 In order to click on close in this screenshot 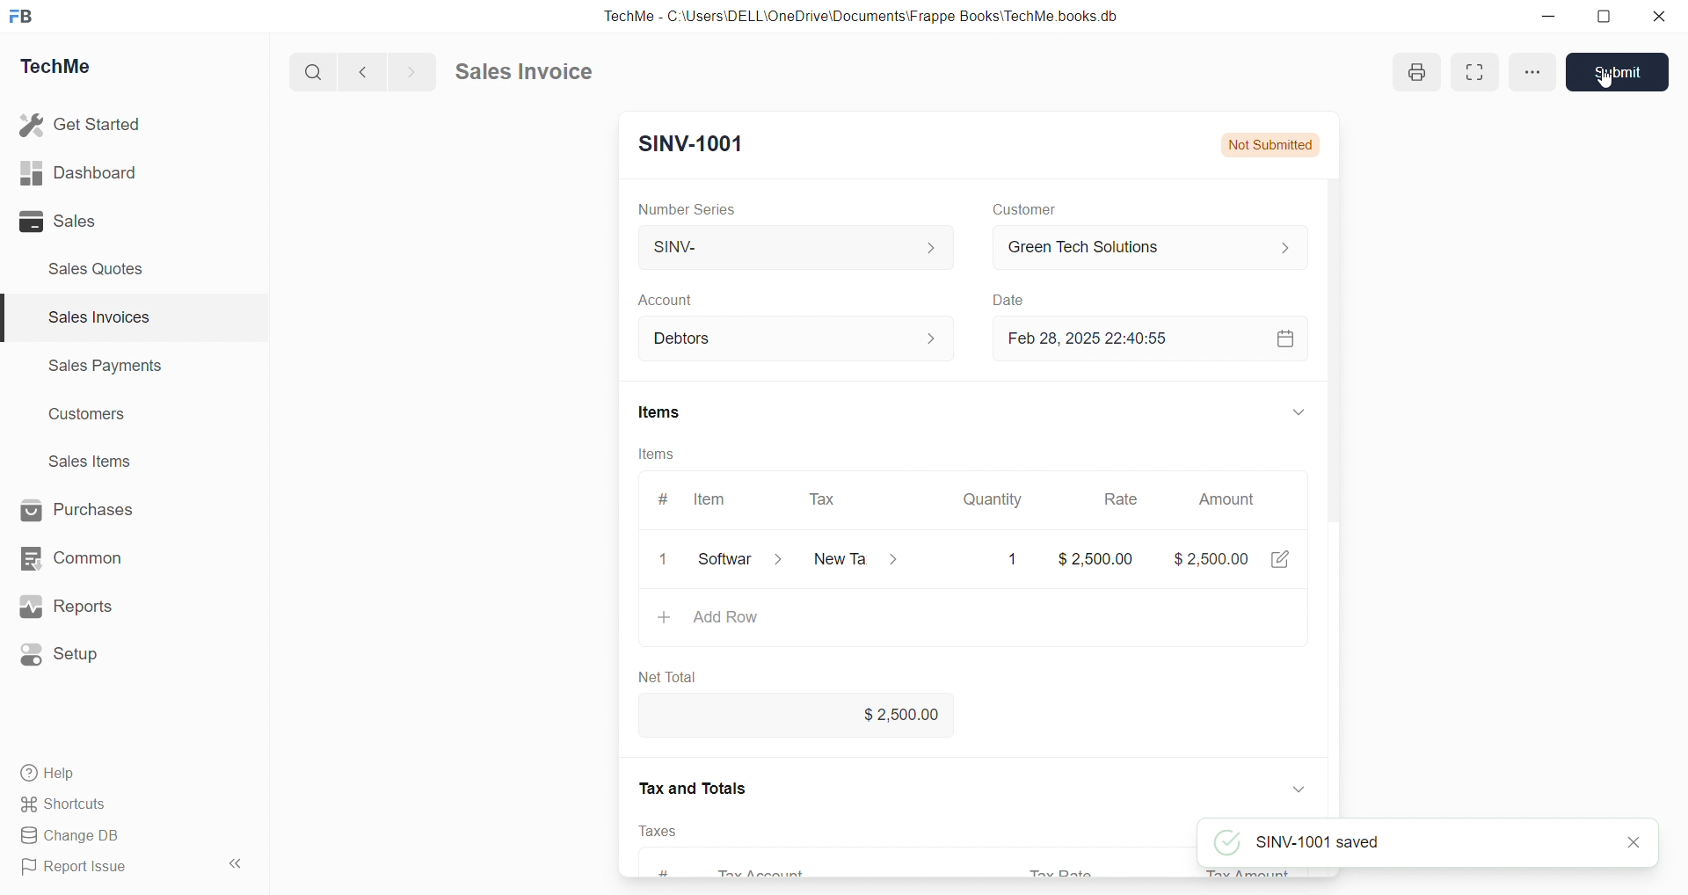, I will do `click(1632, 841)`.